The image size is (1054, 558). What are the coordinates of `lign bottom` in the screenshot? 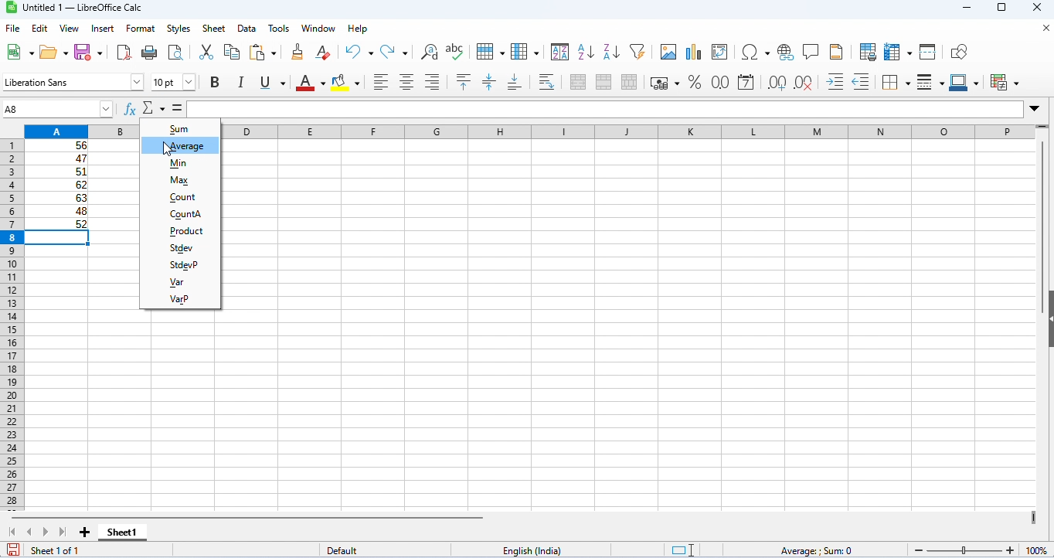 It's located at (515, 83).